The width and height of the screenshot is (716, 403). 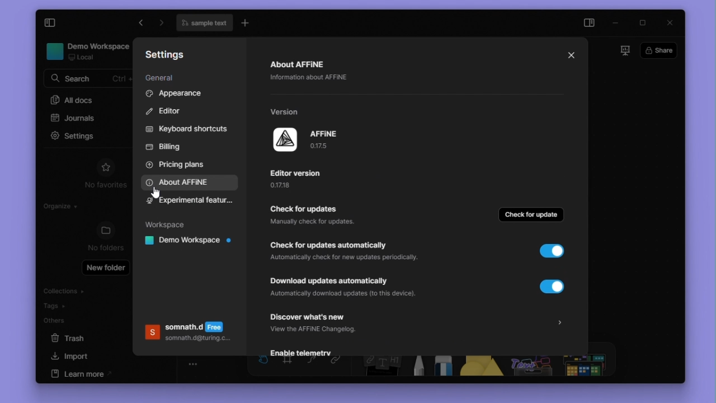 What do you see at coordinates (555, 252) in the screenshot?
I see `toggle button (ON)` at bounding box center [555, 252].